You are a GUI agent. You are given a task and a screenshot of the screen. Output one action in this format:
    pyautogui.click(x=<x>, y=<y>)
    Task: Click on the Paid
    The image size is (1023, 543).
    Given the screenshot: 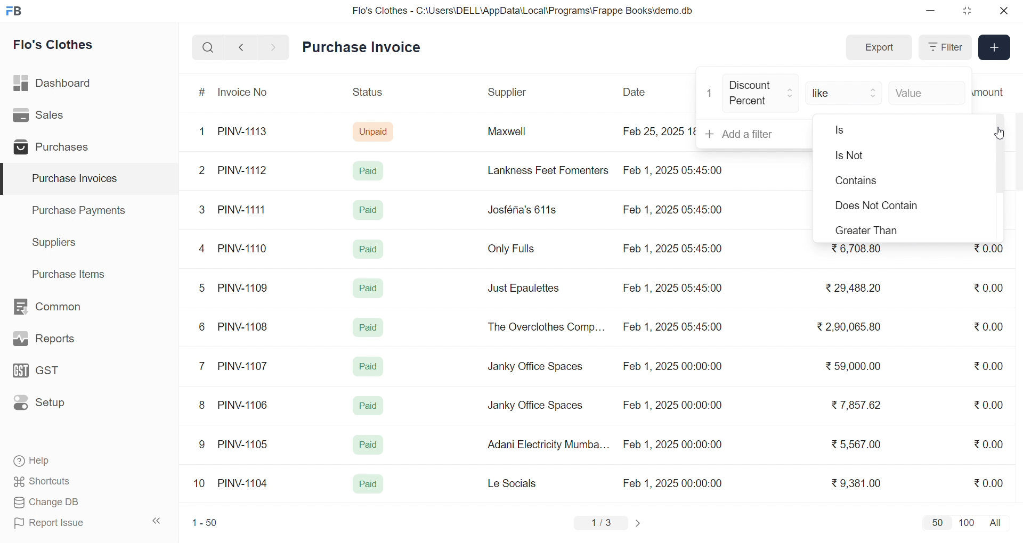 What is the action you would take?
    pyautogui.click(x=367, y=248)
    